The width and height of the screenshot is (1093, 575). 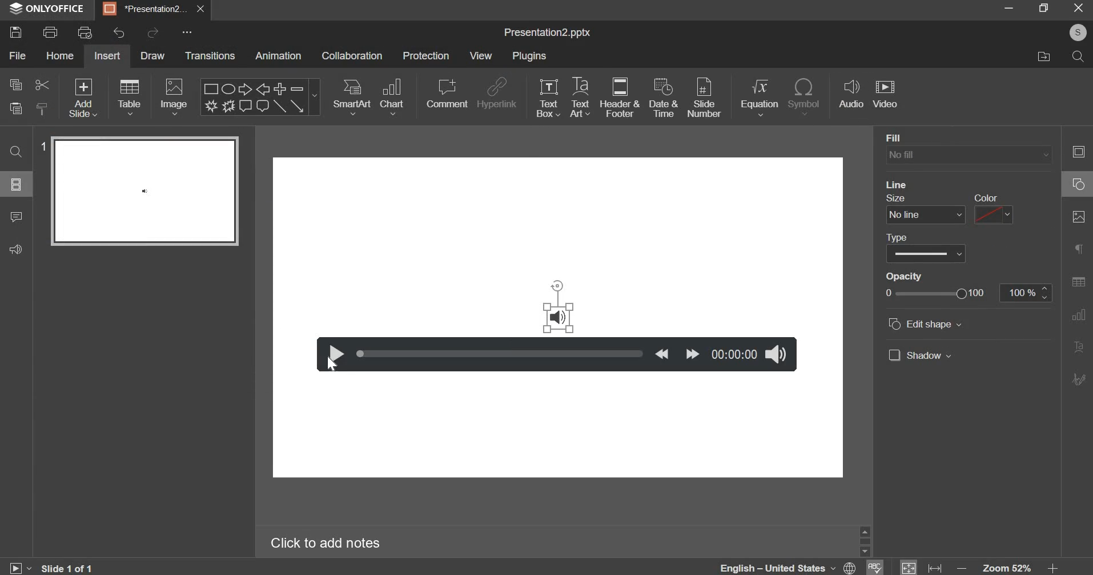 What do you see at coordinates (908, 566) in the screenshot?
I see `fit to slide` at bounding box center [908, 566].